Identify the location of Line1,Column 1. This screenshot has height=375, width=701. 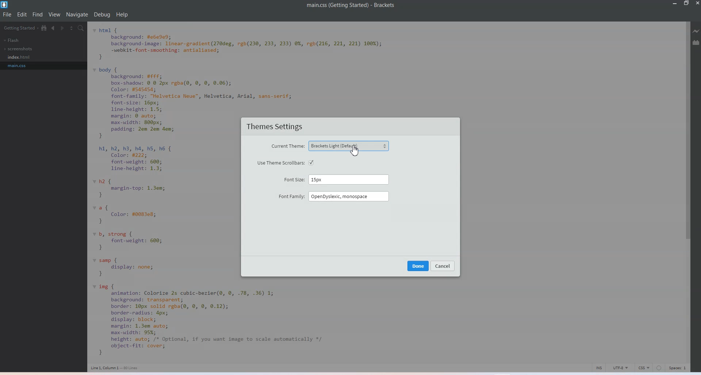
(114, 368).